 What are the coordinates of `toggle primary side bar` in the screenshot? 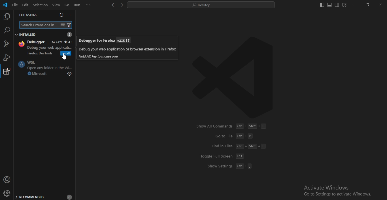 It's located at (321, 5).